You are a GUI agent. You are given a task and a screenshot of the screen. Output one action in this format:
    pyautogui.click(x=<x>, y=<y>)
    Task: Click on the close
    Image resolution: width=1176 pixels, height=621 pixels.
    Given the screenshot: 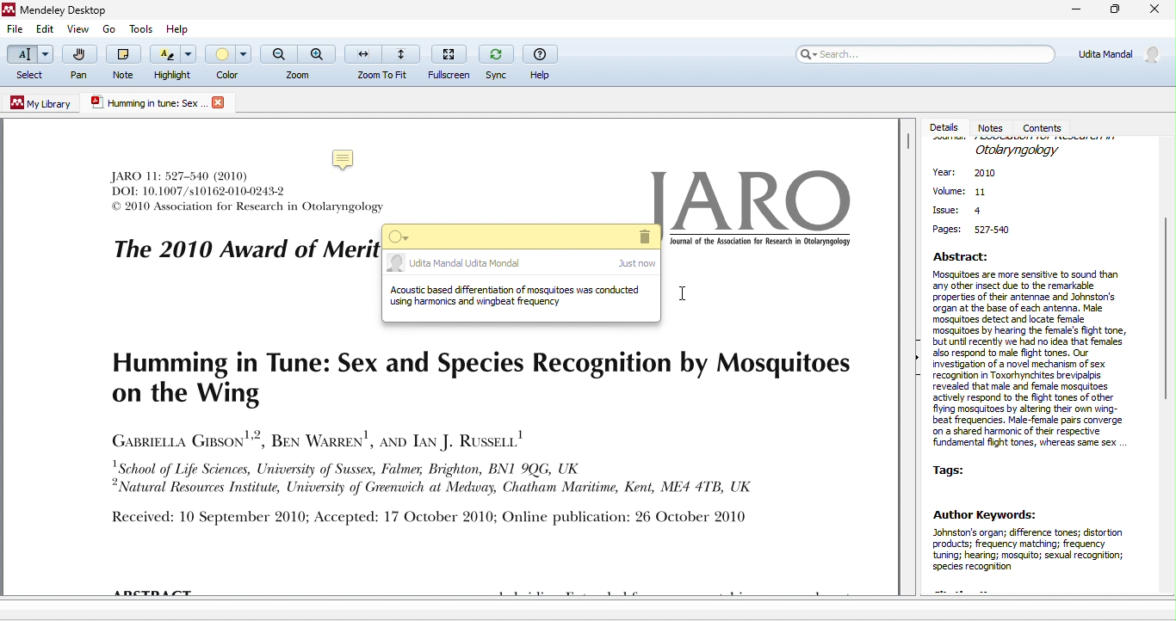 What is the action you would take?
    pyautogui.click(x=220, y=102)
    